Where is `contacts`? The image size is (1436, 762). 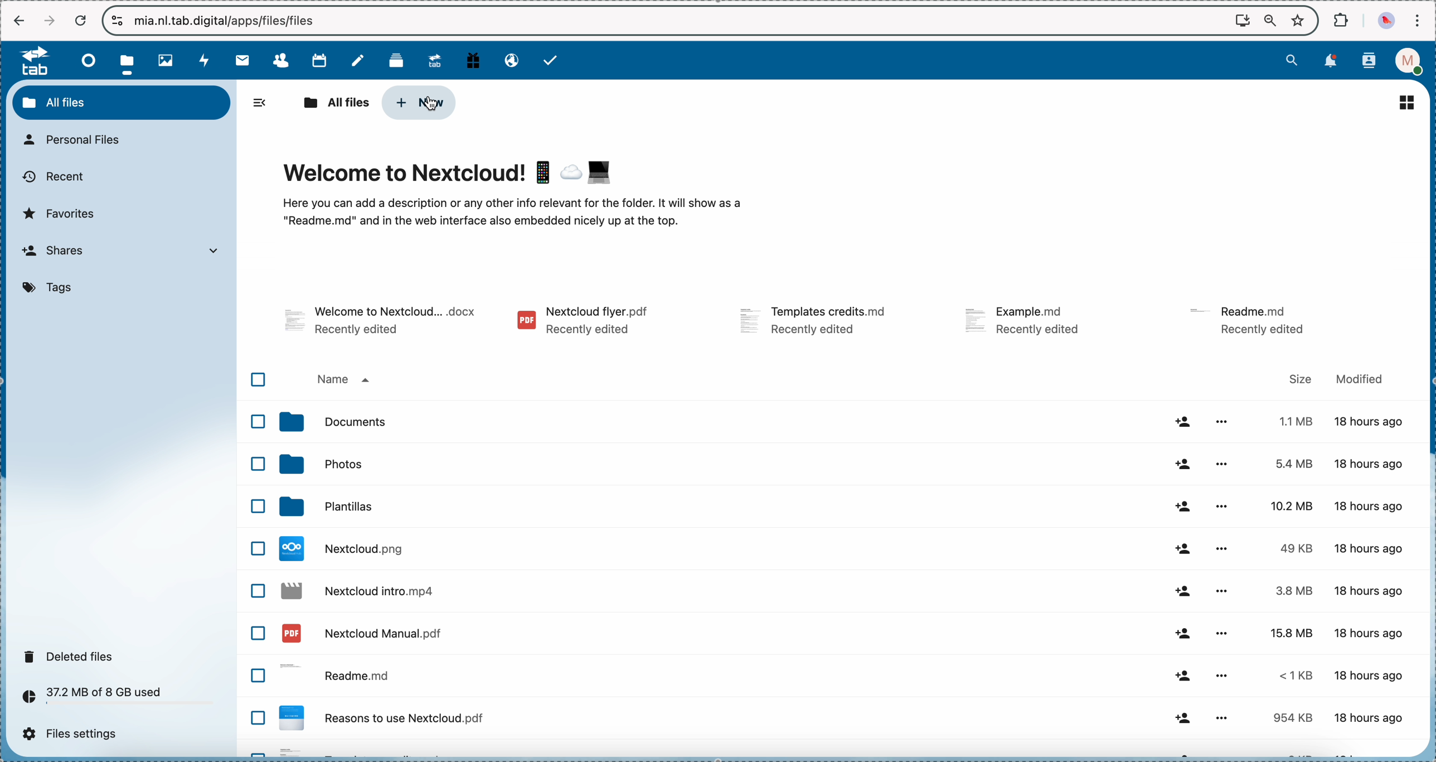 contacts is located at coordinates (280, 61).